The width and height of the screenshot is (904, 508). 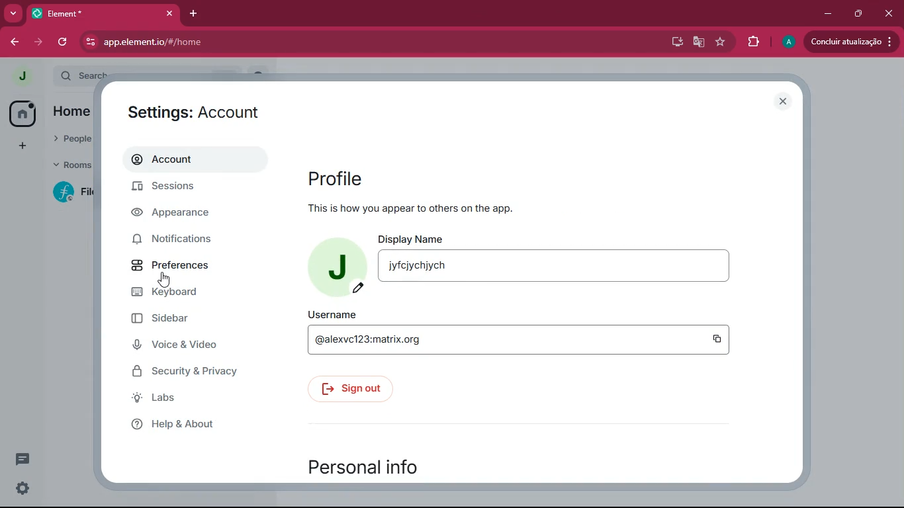 I want to click on conduir atualizacao, so click(x=850, y=42).